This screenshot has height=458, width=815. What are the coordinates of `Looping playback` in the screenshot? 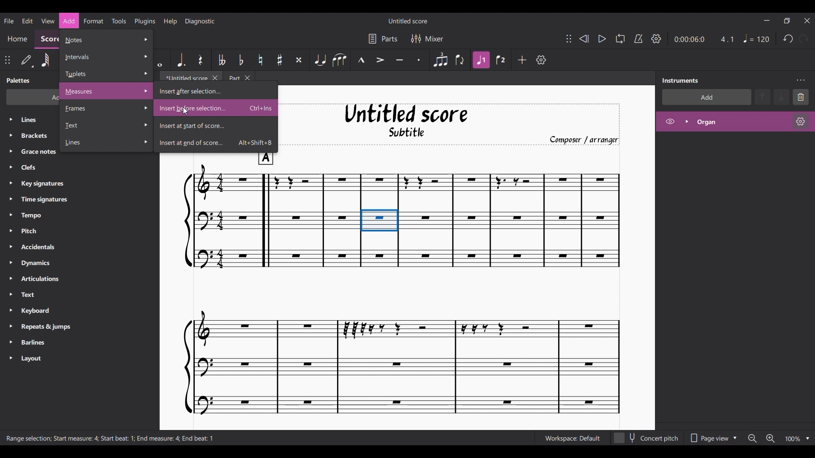 It's located at (620, 39).